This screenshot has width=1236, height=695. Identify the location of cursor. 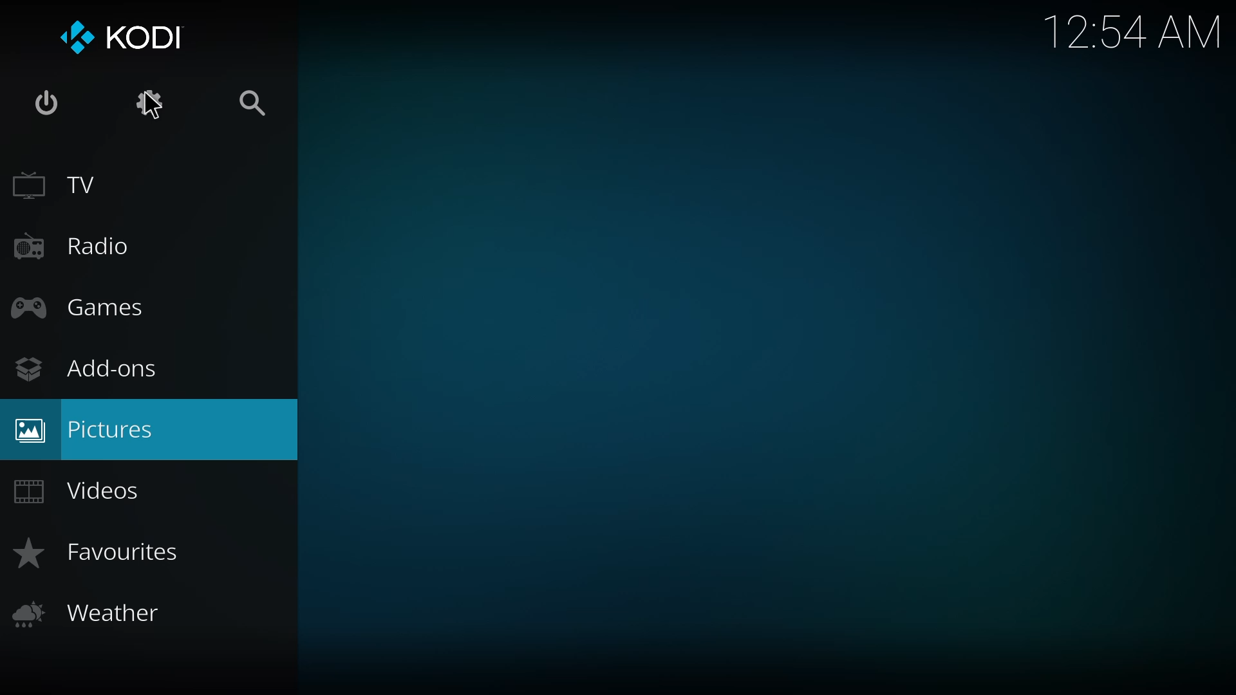
(153, 106).